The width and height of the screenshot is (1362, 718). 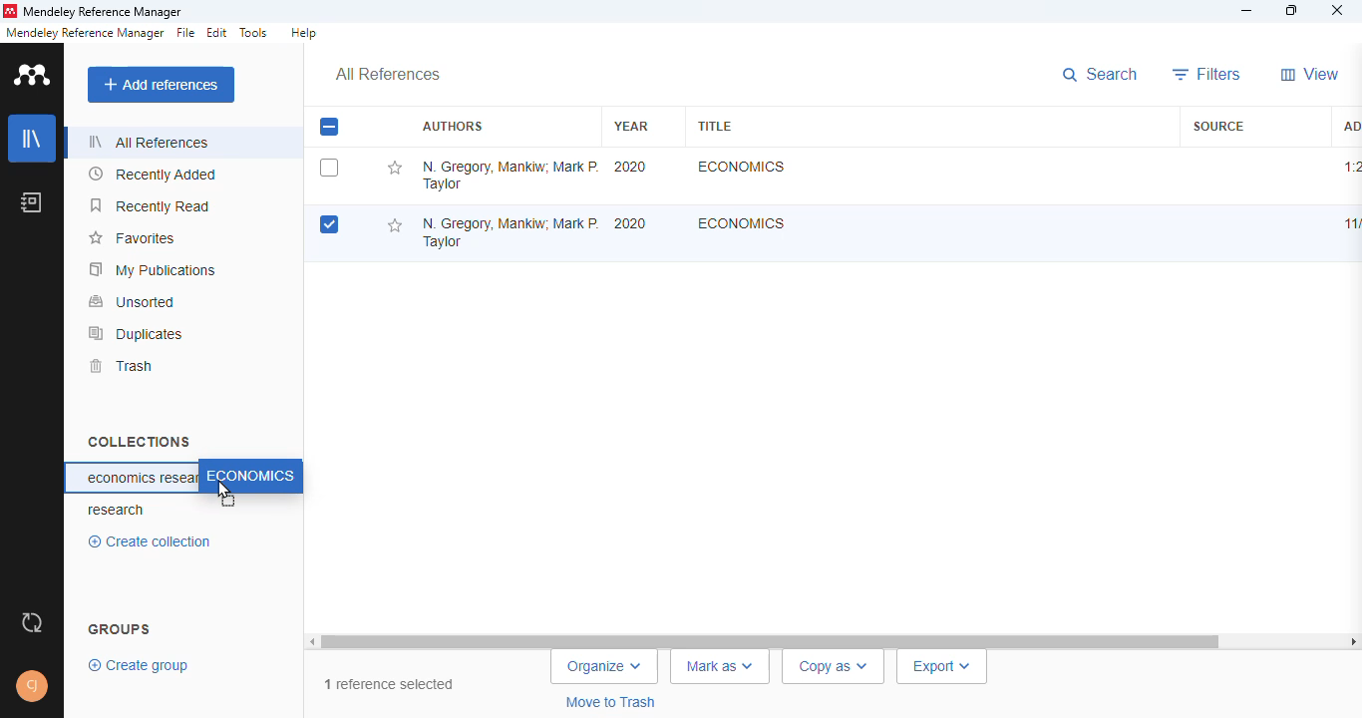 I want to click on logo, so click(x=34, y=74).